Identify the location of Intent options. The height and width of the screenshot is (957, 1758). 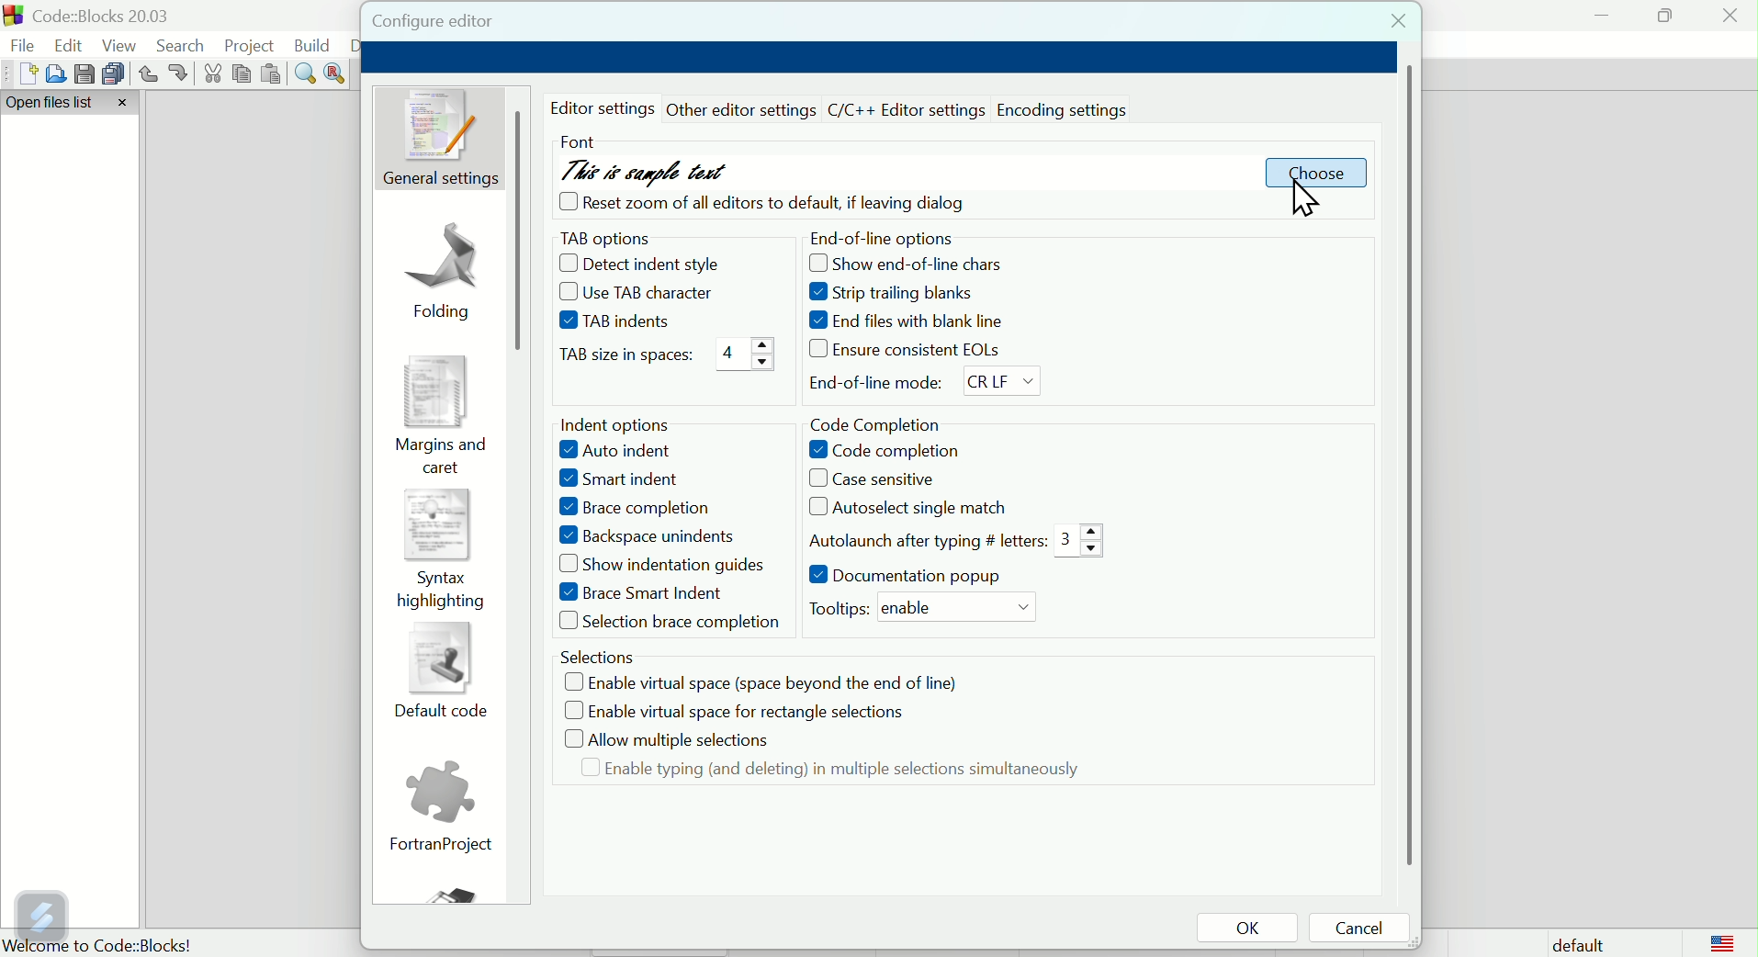
(621, 424).